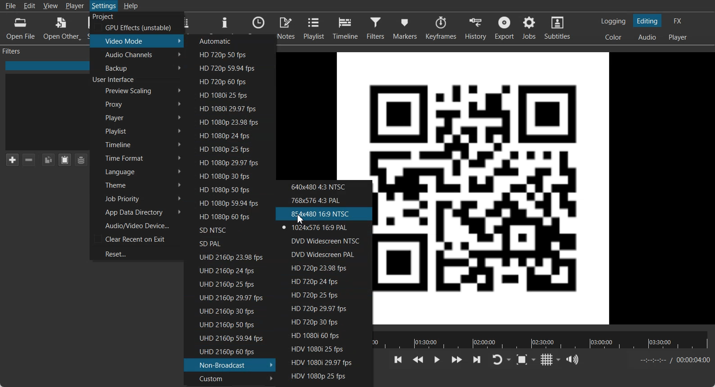 The width and height of the screenshot is (715, 387). Describe the element at coordinates (136, 199) in the screenshot. I see `Job Priority` at that location.